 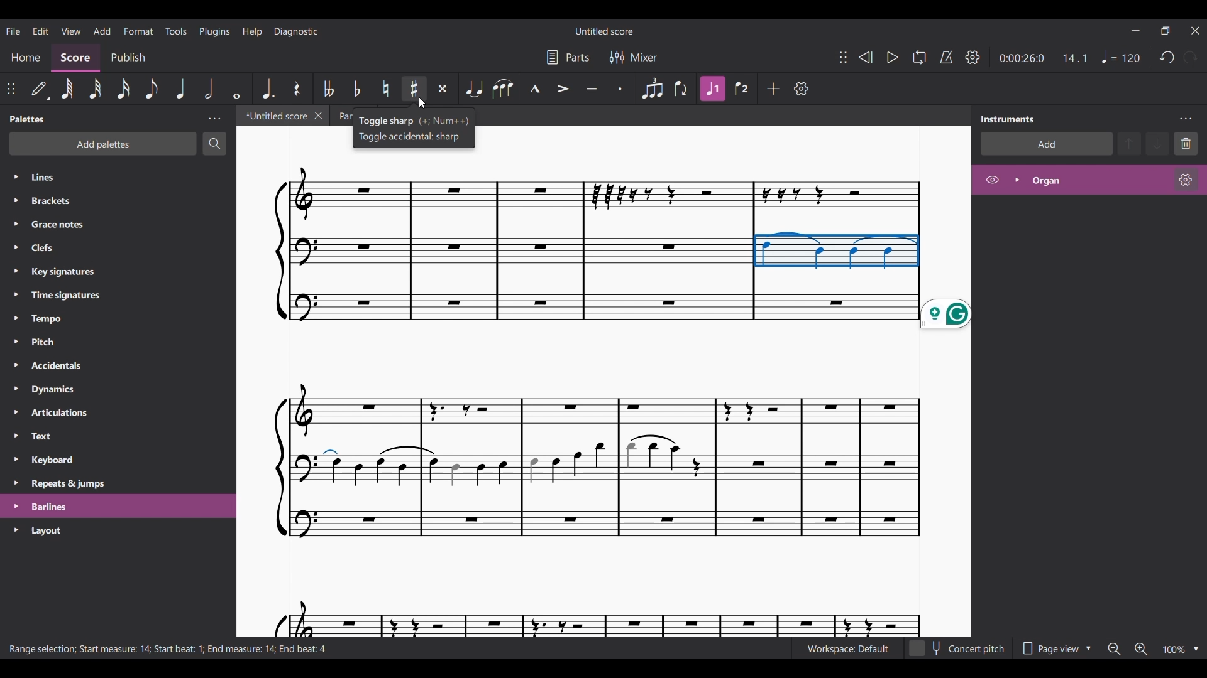 What do you see at coordinates (992, 180) in the screenshot?
I see `Hide Organ on score` at bounding box center [992, 180].